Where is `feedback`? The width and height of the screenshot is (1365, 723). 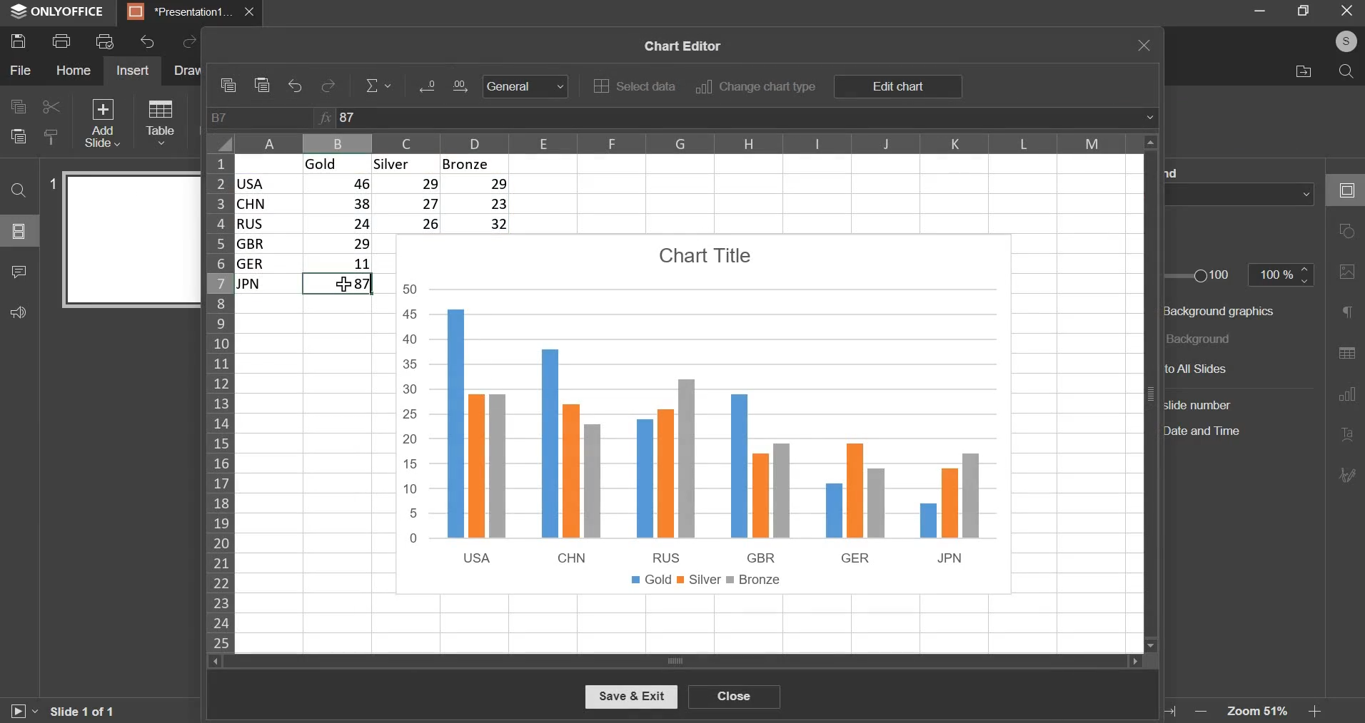 feedback is located at coordinates (19, 311).